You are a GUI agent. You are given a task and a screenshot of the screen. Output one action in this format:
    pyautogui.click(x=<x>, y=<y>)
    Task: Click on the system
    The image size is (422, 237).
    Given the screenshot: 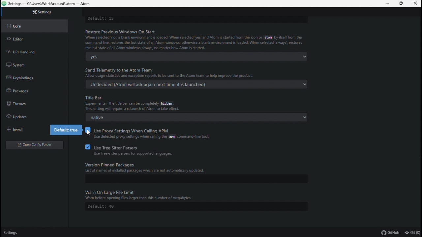 What is the action you would take?
    pyautogui.click(x=27, y=64)
    